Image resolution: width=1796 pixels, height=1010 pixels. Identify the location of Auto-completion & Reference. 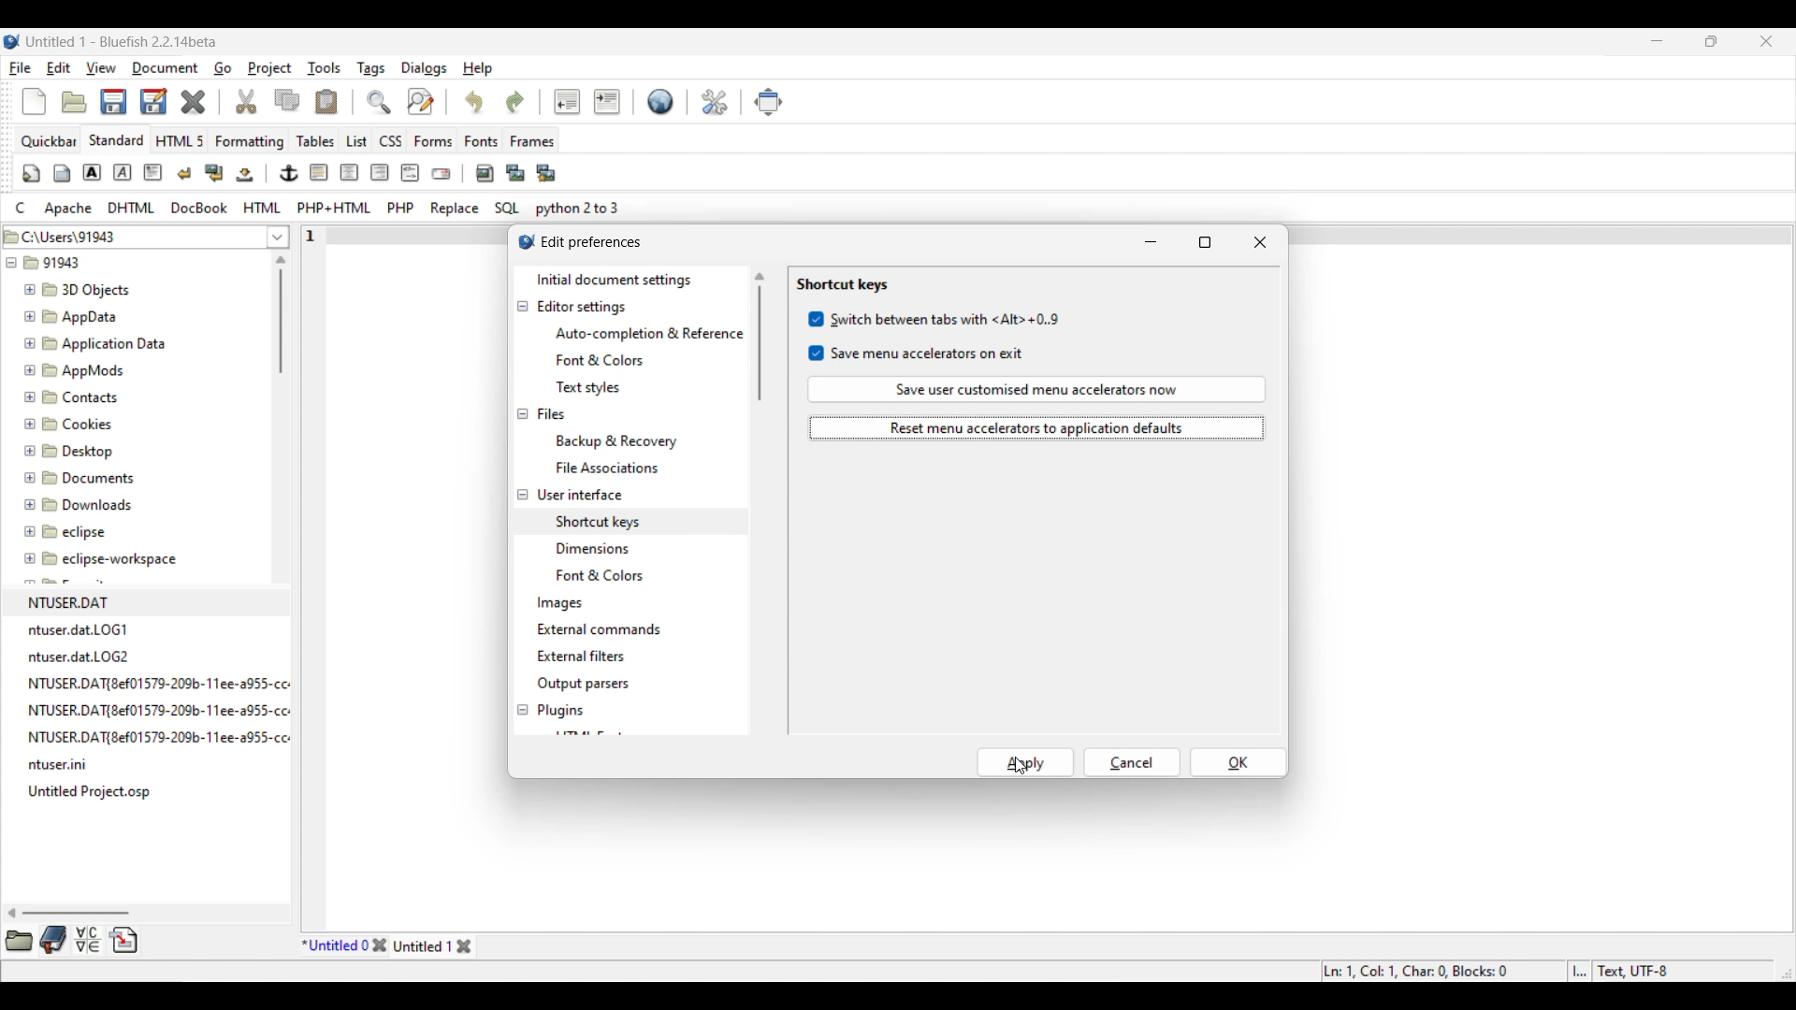
(648, 334).